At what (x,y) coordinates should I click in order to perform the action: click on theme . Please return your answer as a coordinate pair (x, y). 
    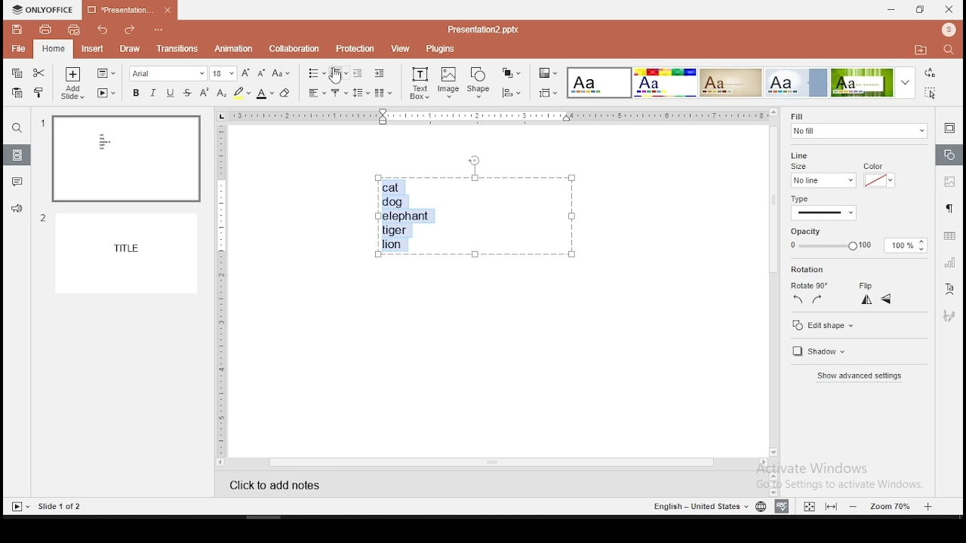
    Looking at the image, I should click on (872, 83).